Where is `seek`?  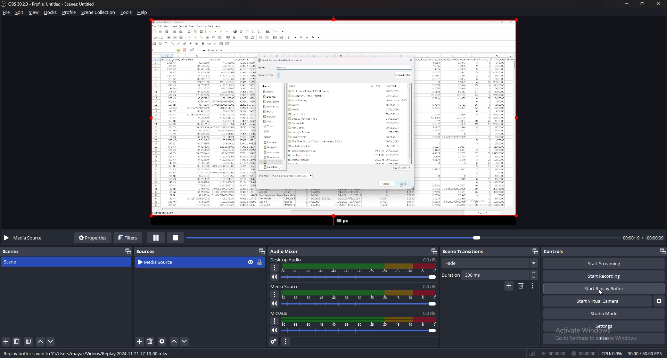 seek is located at coordinates (403, 238).